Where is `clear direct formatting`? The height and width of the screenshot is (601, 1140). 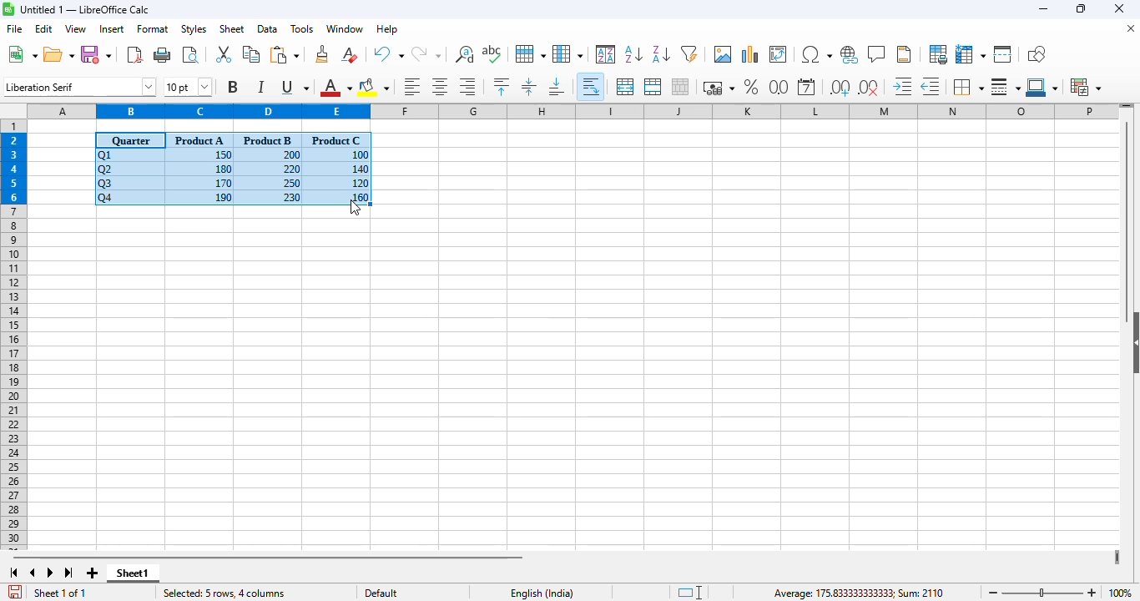
clear direct formatting is located at coordinates (350, 54).